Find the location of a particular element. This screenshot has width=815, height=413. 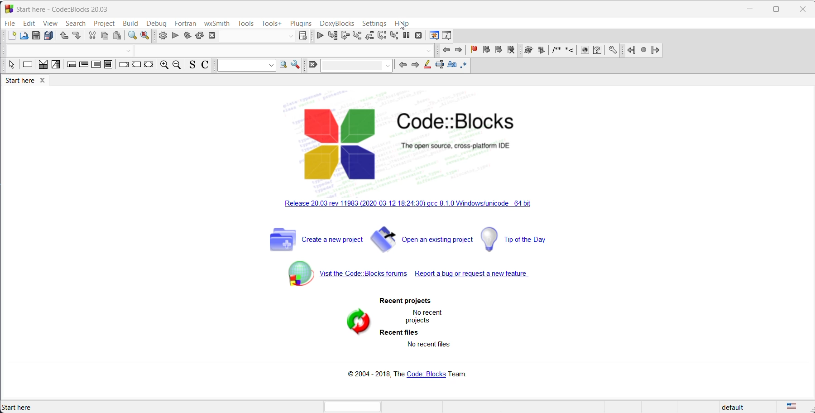

undo is located at coordinates (63, 37).